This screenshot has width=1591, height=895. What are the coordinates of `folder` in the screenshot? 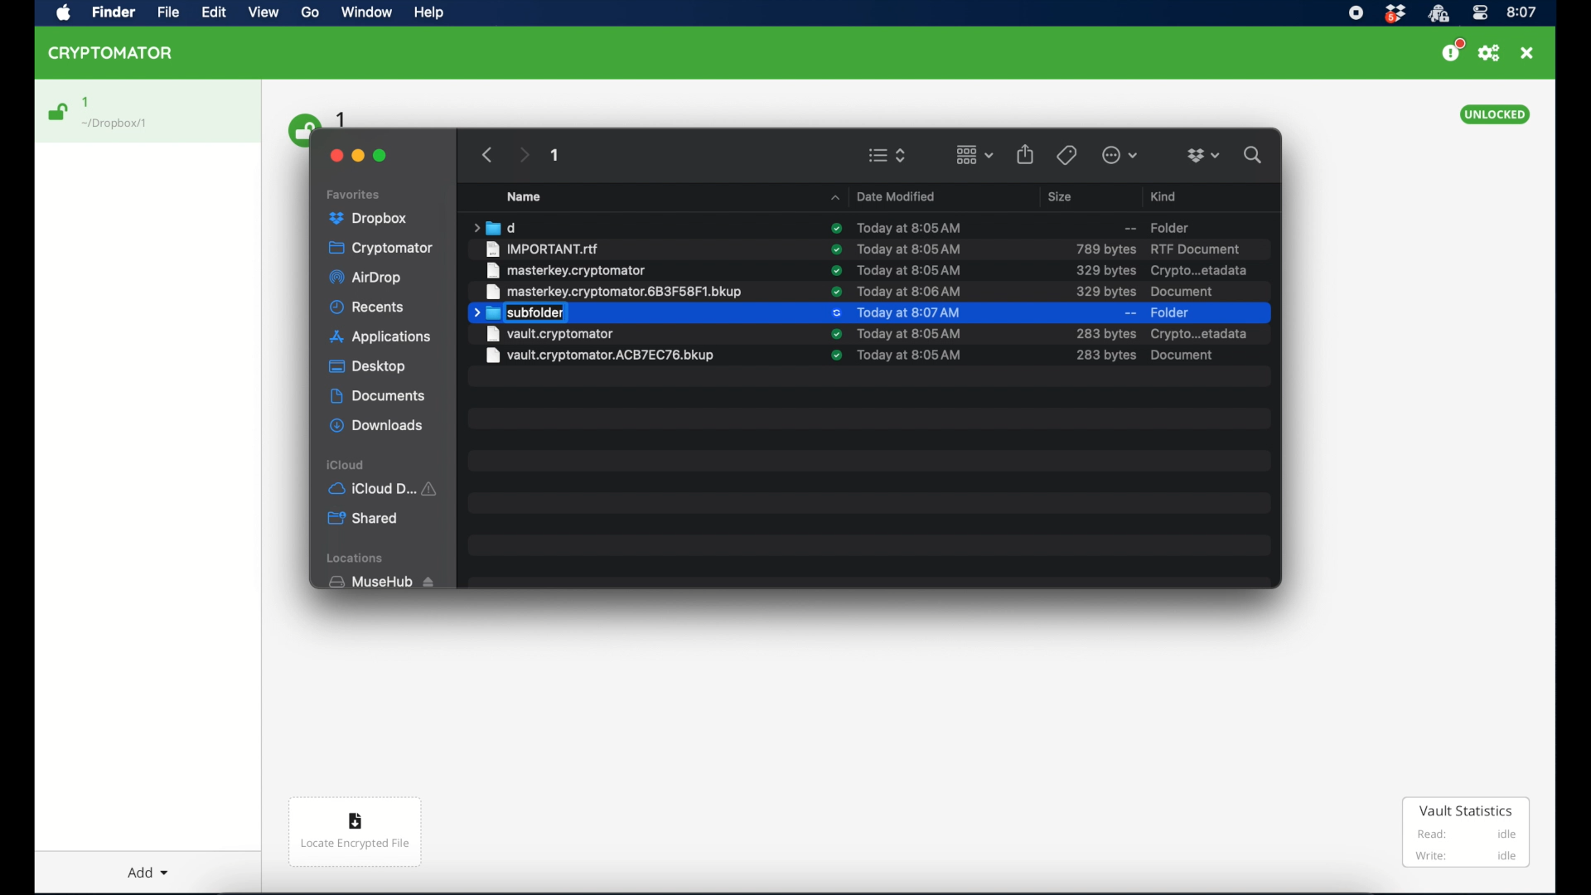 It's located at (493, 227).